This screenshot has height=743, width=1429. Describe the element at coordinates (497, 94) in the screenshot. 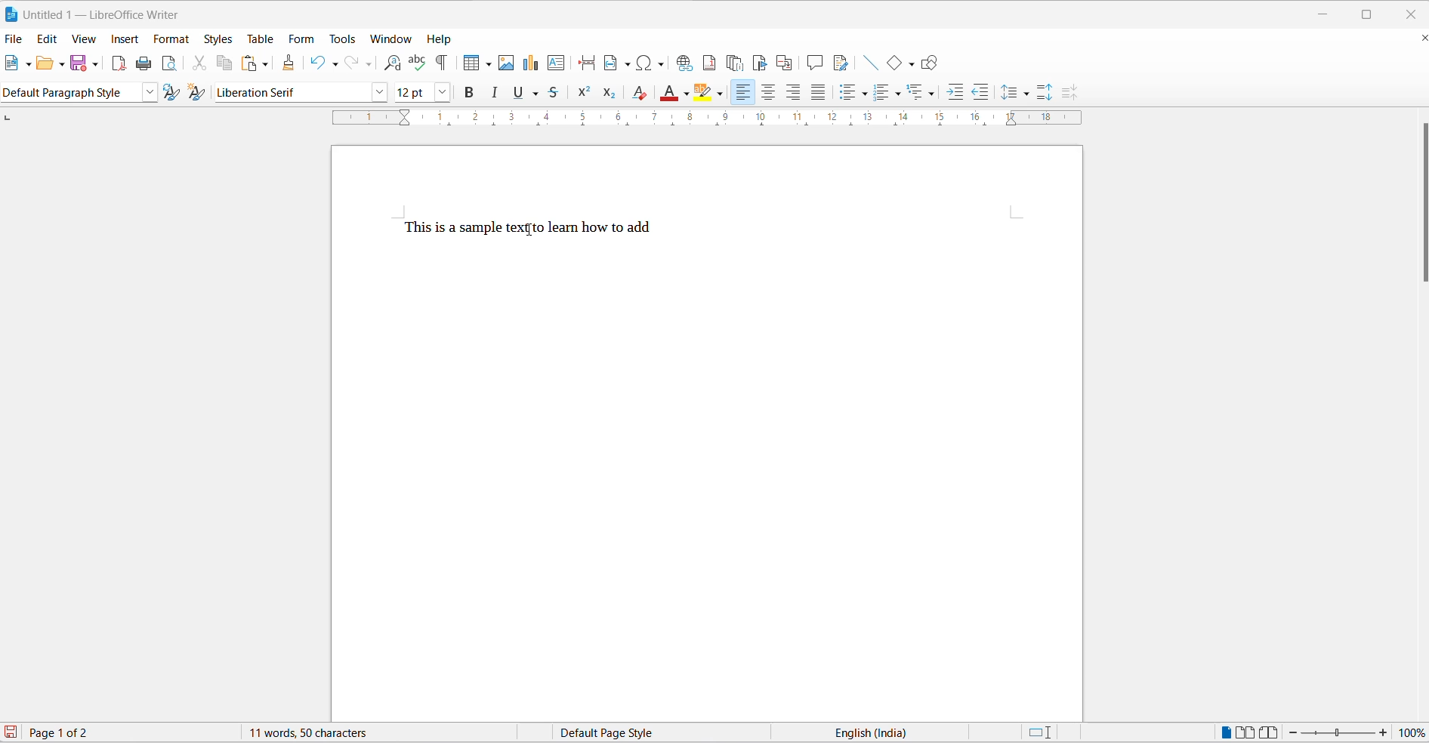

I see `italic` at that location.